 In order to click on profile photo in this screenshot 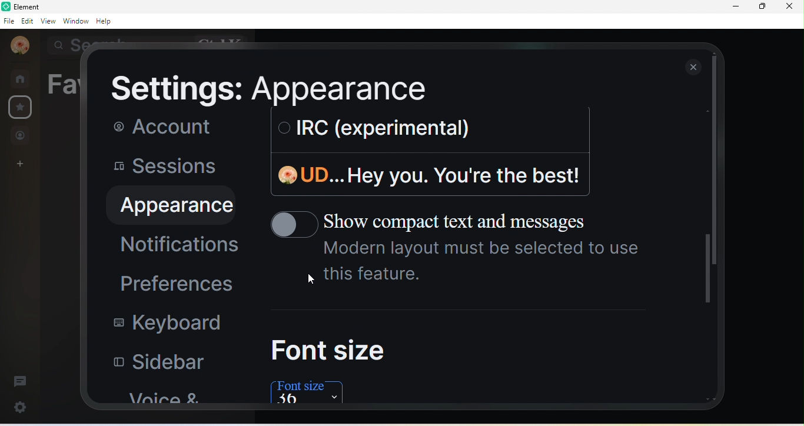, I will do `click(20, 46)`.